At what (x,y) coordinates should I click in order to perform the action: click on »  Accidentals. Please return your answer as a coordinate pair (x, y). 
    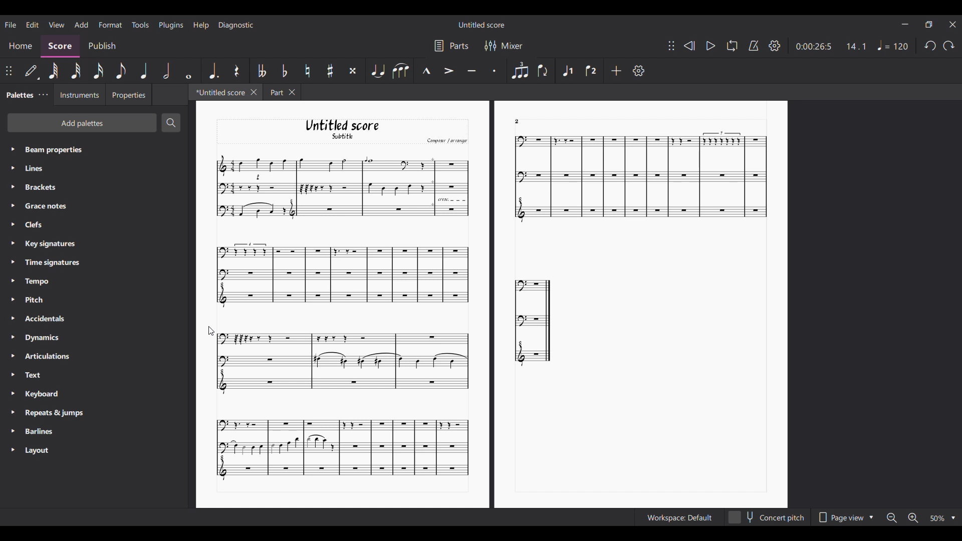
    Looking at the image, I should click on (42, 321).